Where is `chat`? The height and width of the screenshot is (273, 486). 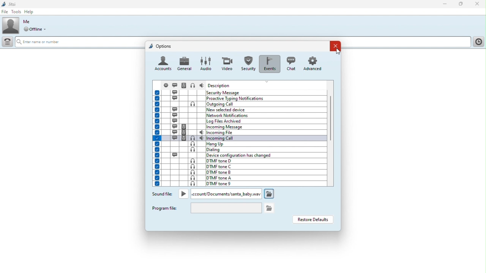 chat is located at coordinates (292, 64).